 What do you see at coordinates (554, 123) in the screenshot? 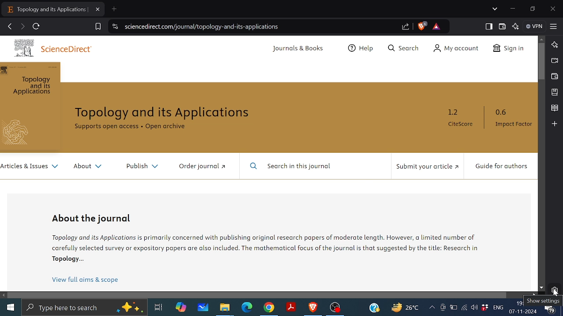
I see `Add to sidebar` at bounding box center [554, 123].